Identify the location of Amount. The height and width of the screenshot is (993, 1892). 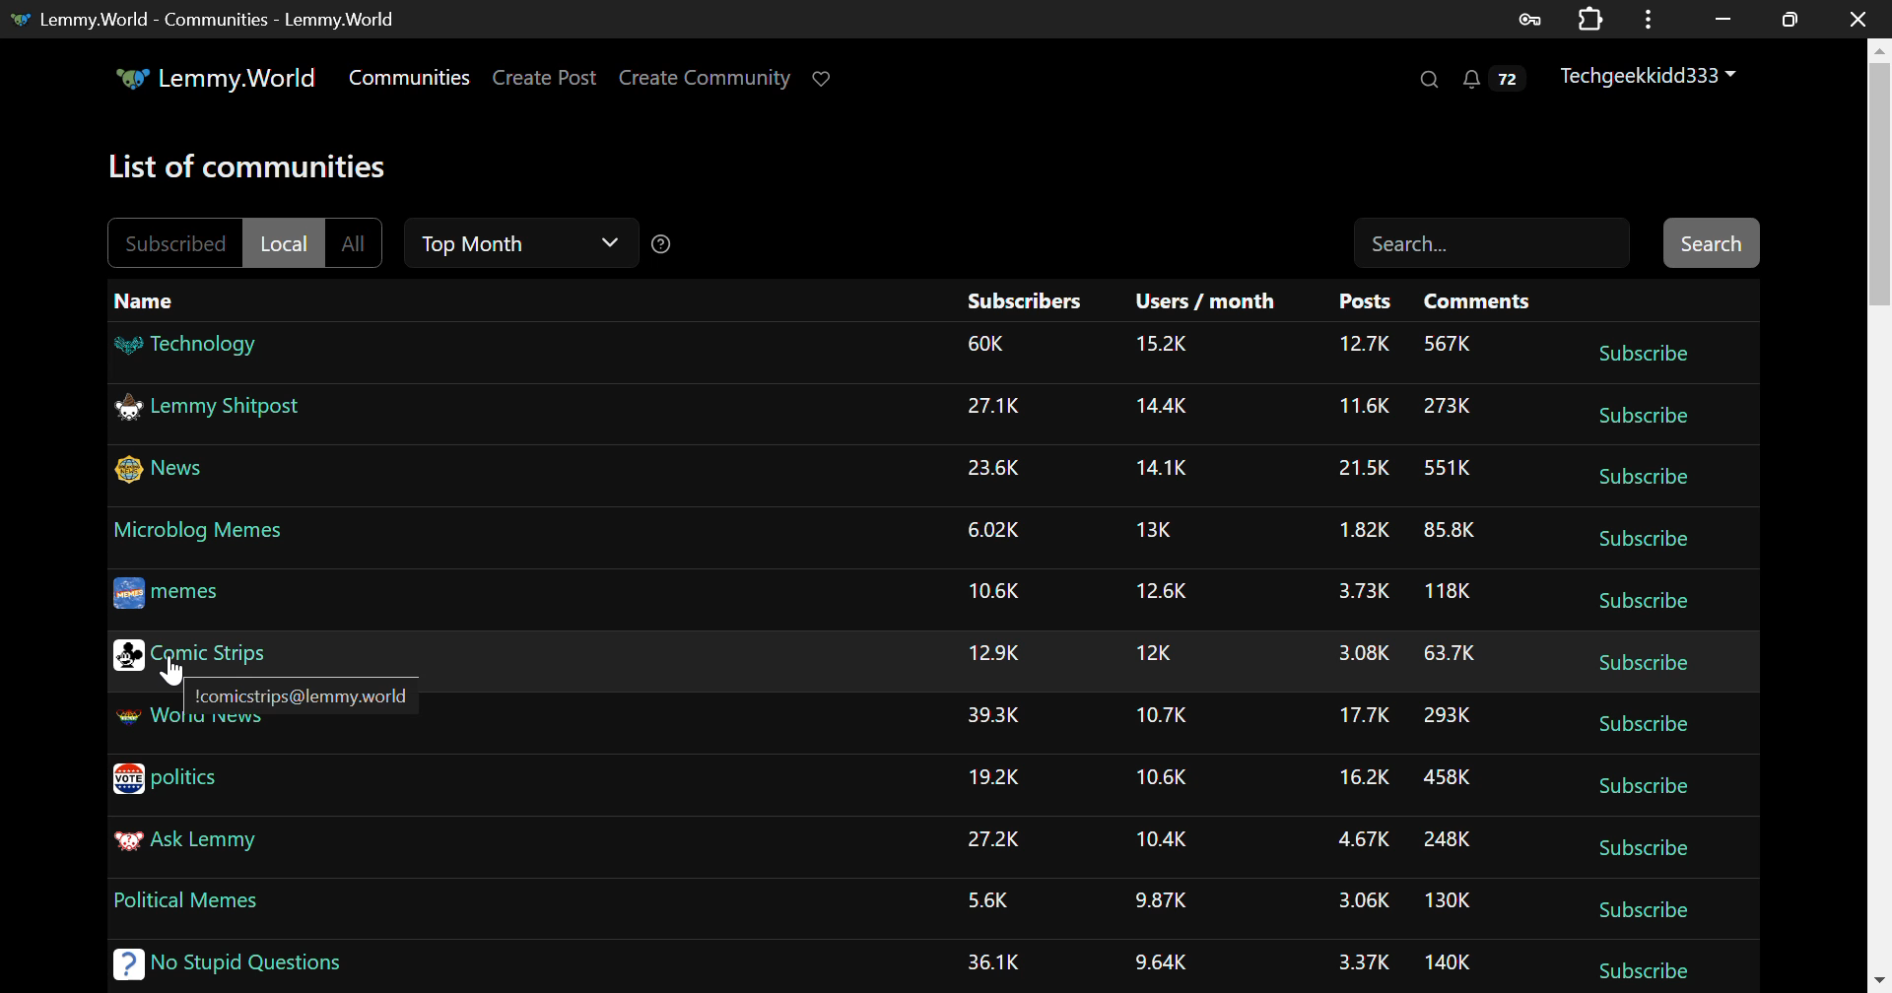
(999, 592).